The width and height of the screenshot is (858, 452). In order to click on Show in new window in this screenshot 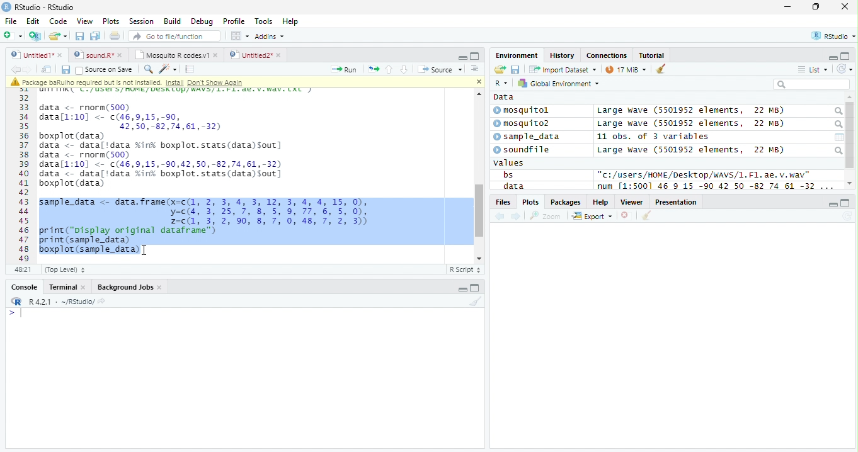, I will do `click(47, 70)`.